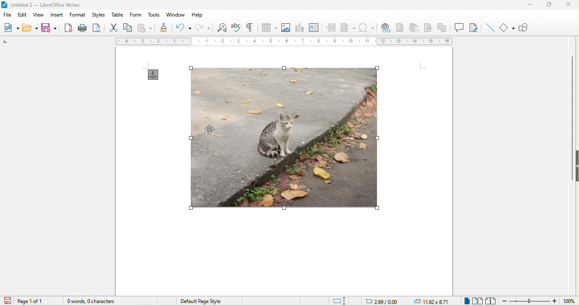 The width and height of the screenshot is (579, 306). What do you see at coordinates (237, 27) in the screenshot?
I see `spelling` at bounding box center [237, 27].